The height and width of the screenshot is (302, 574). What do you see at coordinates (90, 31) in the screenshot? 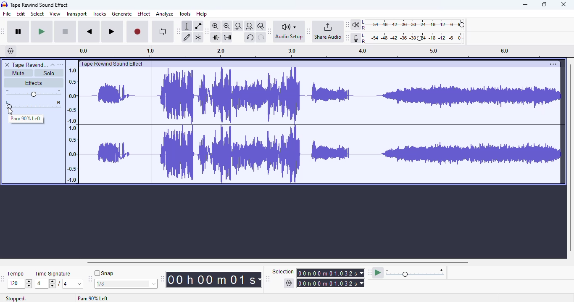
I see `skip to start` at bounding box center [90, 31].